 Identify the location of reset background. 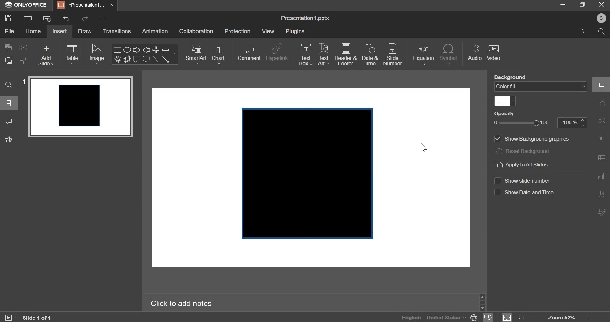
(523, 151).